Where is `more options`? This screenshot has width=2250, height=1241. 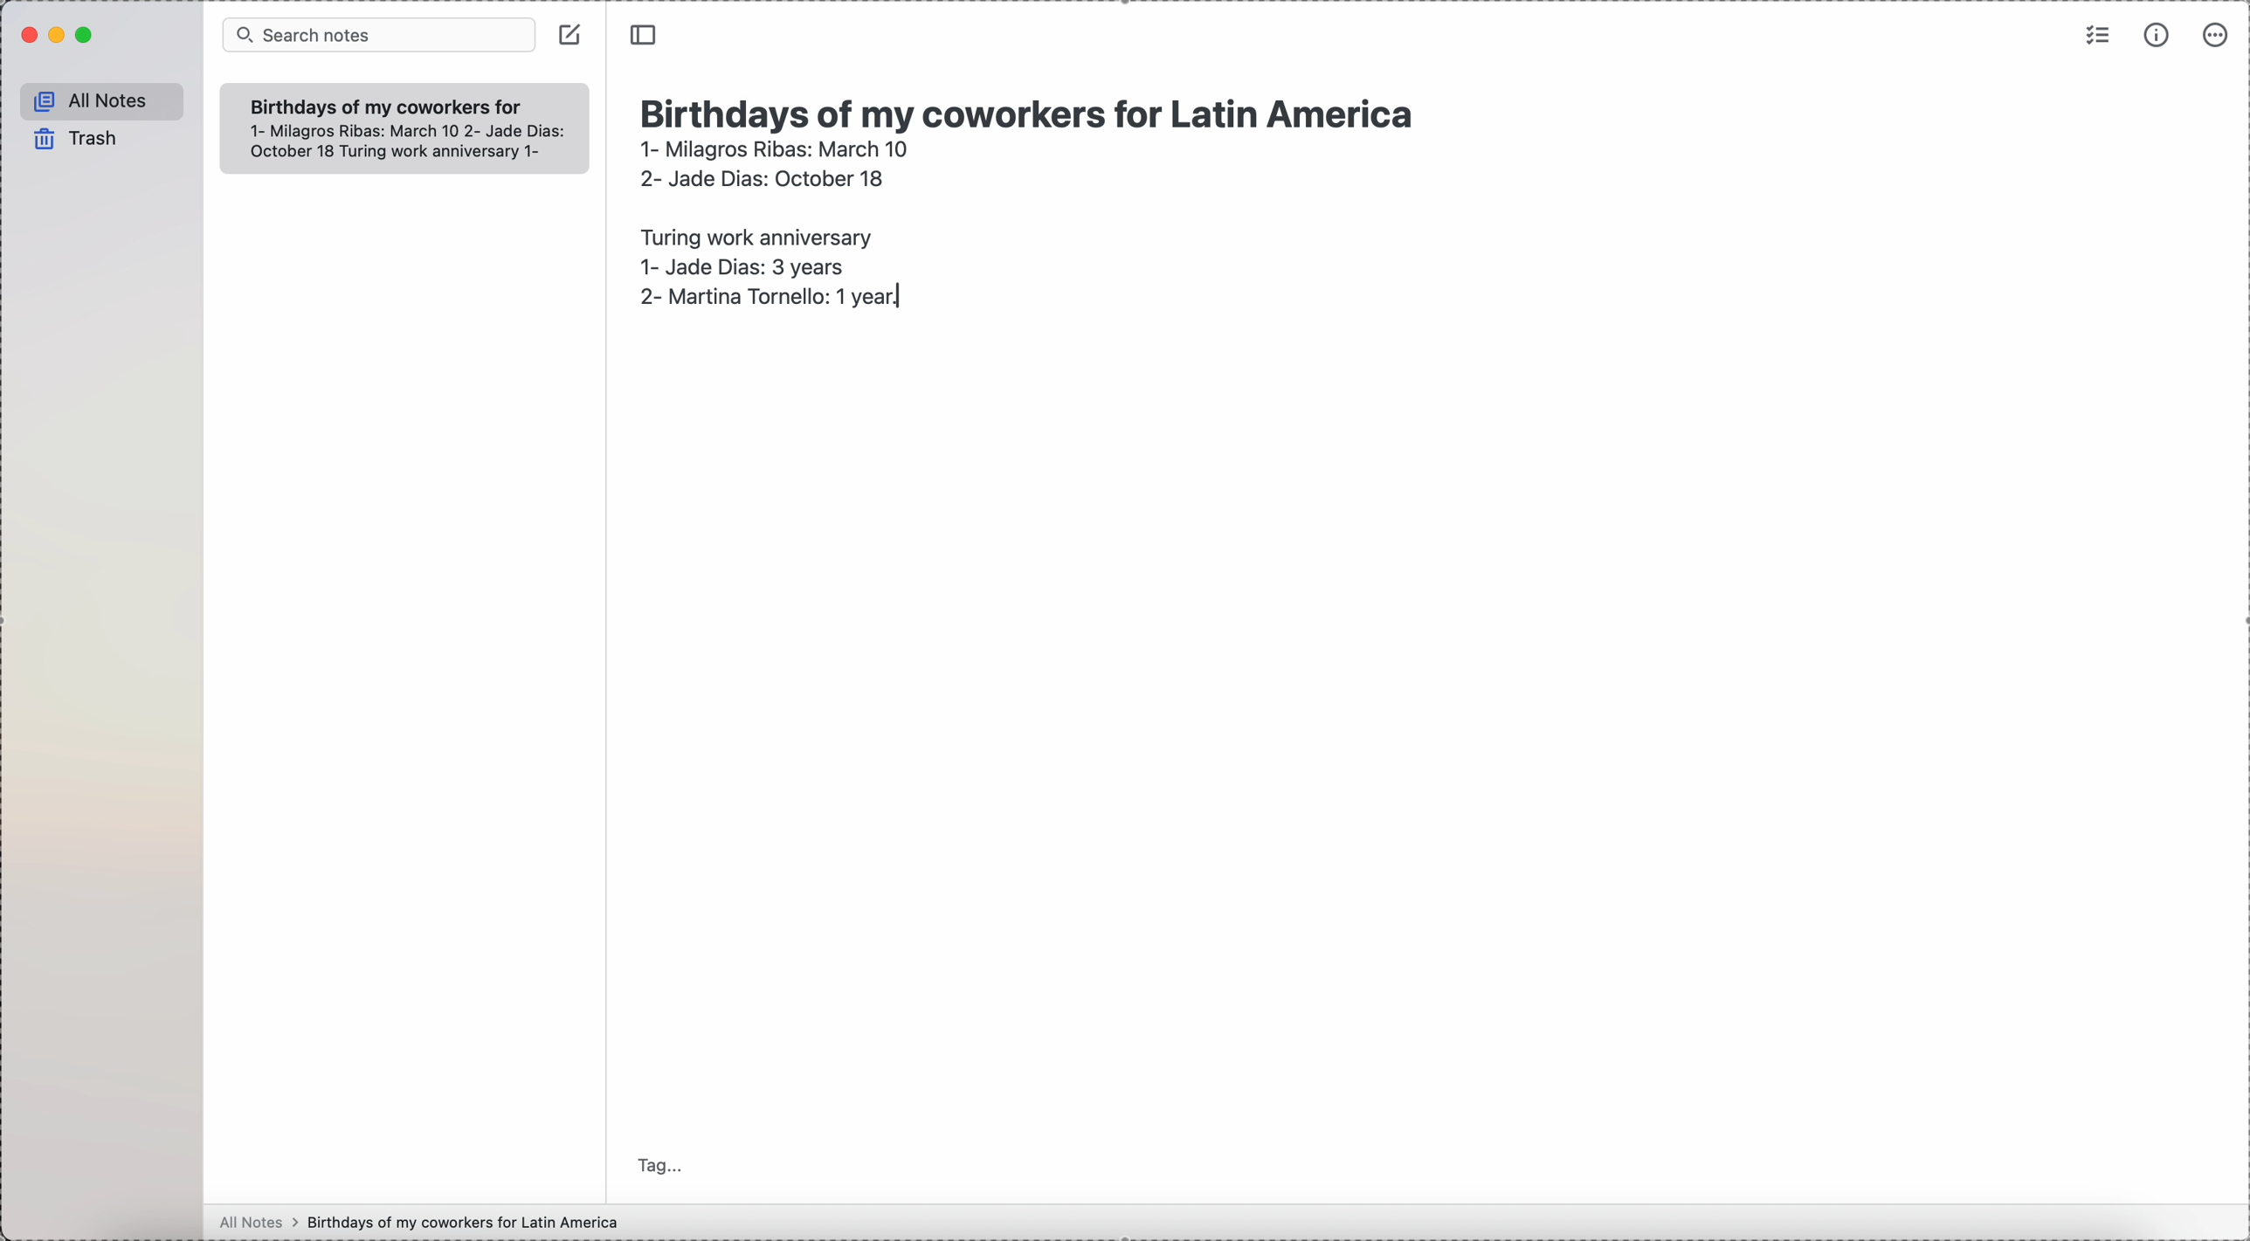 more options is located at coordinates (2218, 33).